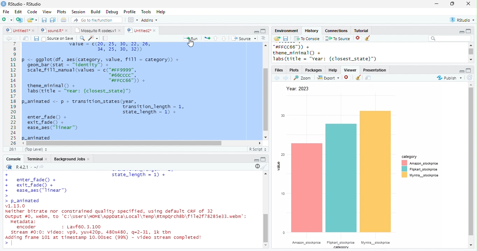 This screenshot has width=477, height=251. Describe the element at coordinates (264, 167) in the screenshot. I see `clear` at that location.